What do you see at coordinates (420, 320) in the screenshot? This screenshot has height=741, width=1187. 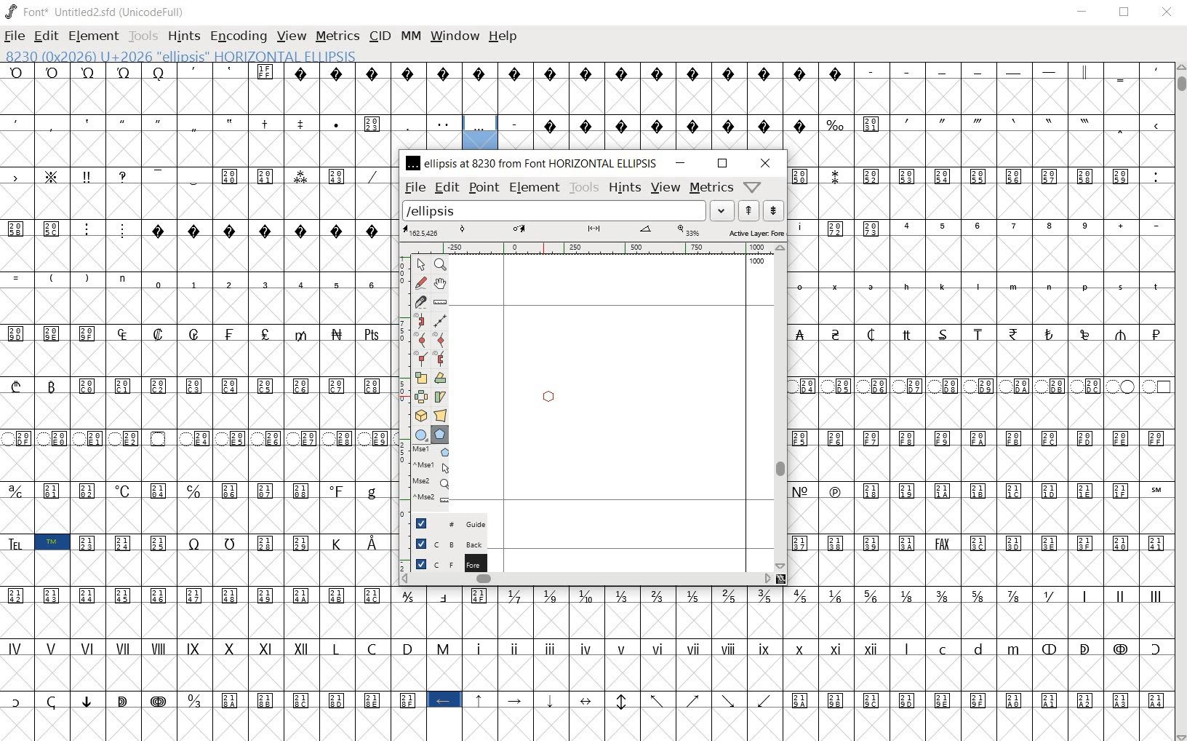 I see `change whether spiro is active or not` at bounding box center [420, 320].